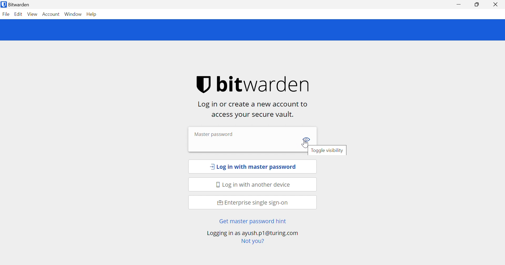 The width and height of the screenshot is (505, 265). I want to click on access your vault., so click(252, 115).